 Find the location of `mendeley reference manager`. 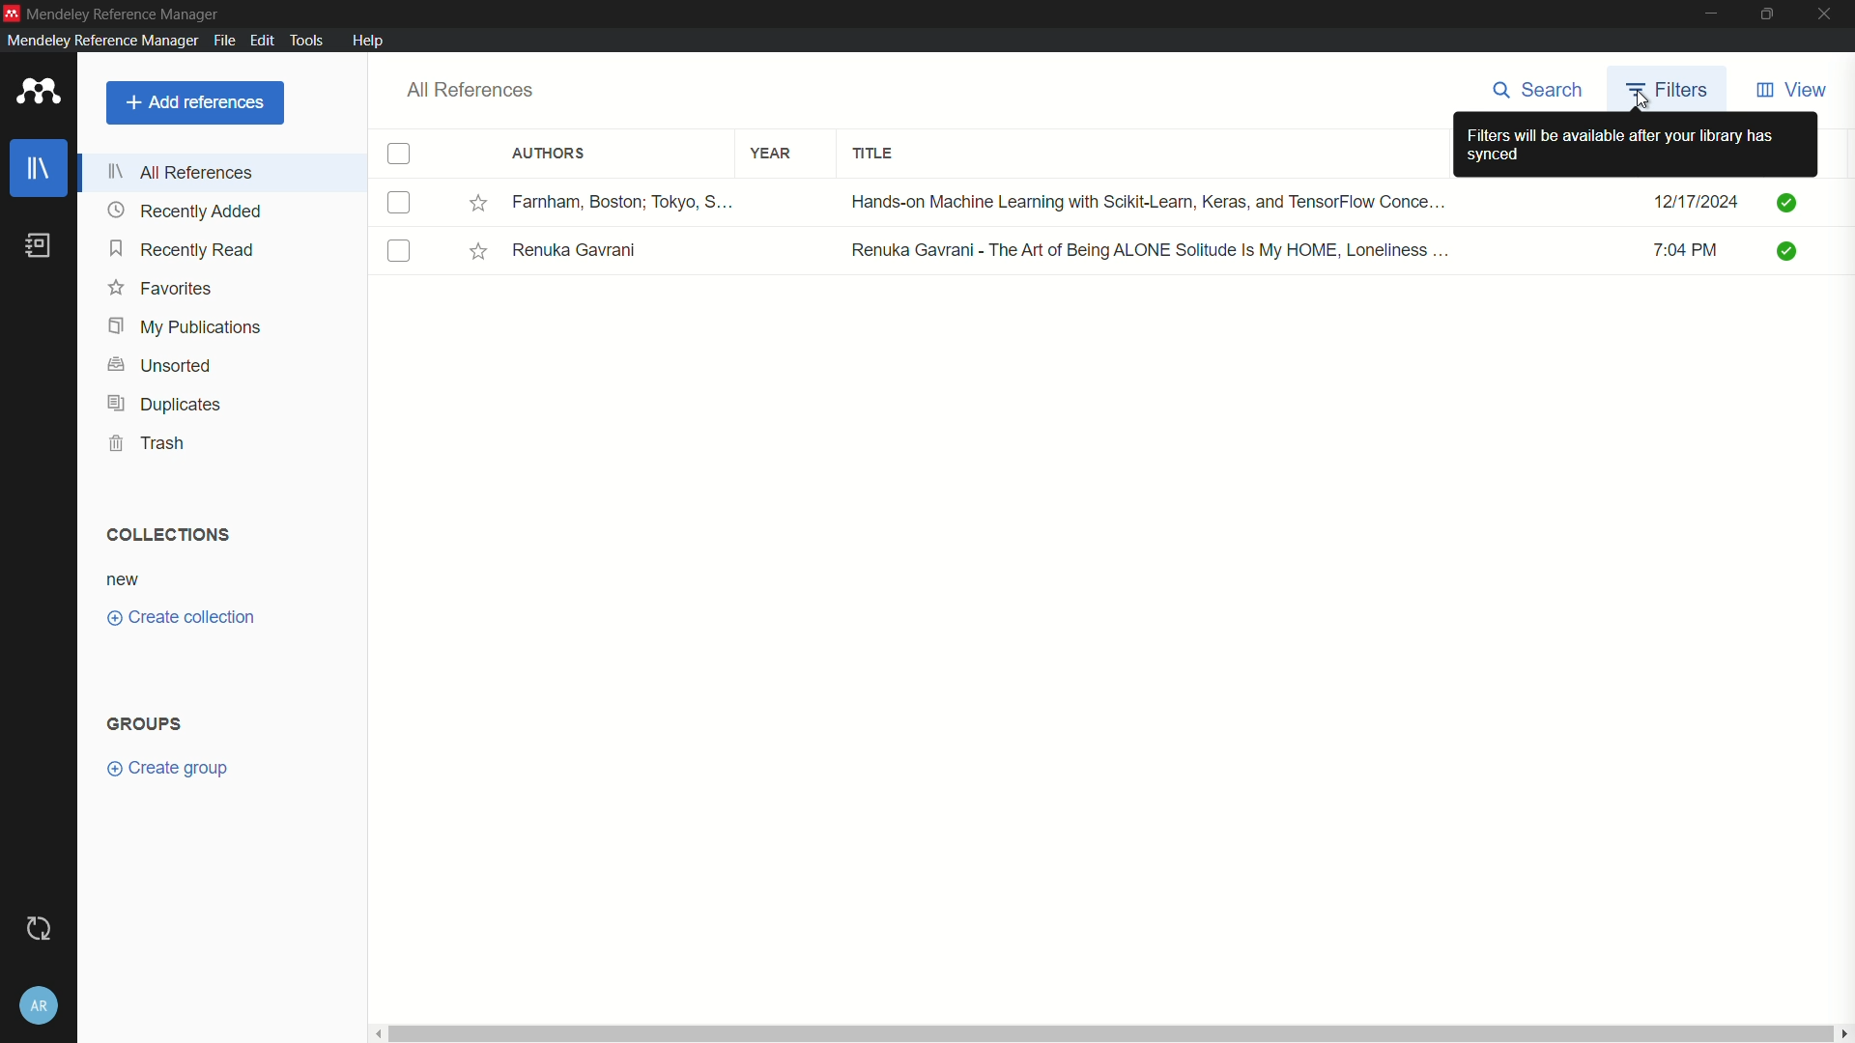

mendeley reference manager is located at coordinates (100, 41).